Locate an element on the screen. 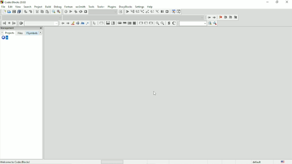  Toggle comments is located at coordinates (175, 23).